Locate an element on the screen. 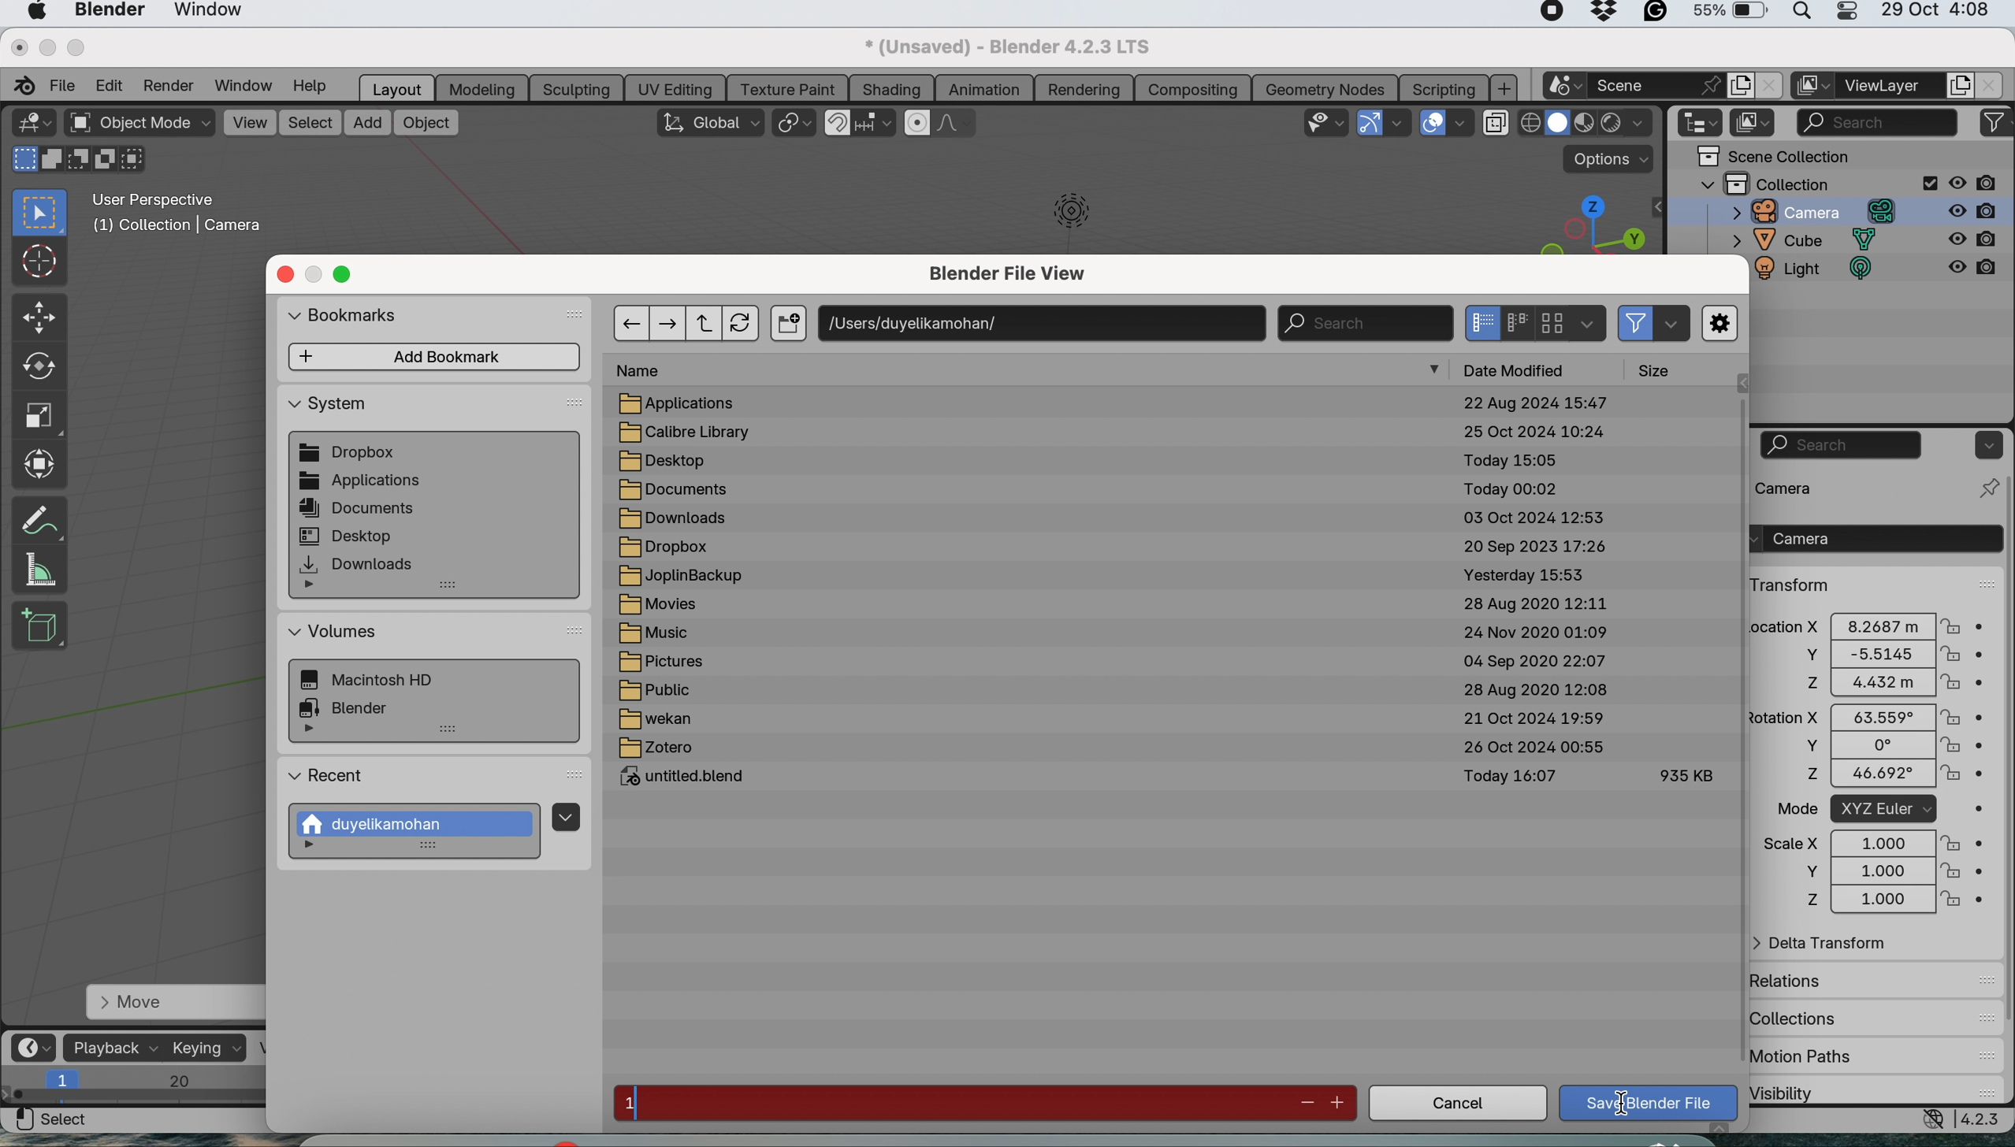 This screenshot has height=1147, width=2015. search is located at coordinates (1842, 445).